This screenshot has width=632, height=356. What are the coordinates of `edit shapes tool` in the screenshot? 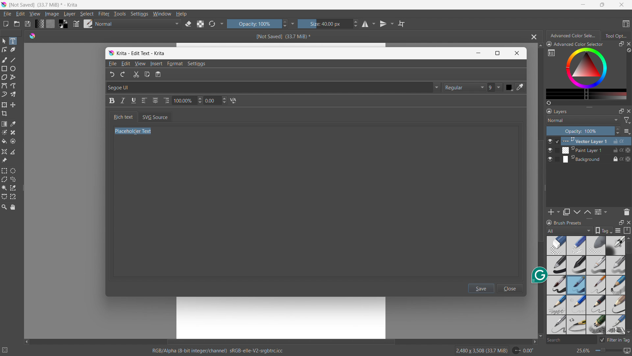 It's located at (5, 49).